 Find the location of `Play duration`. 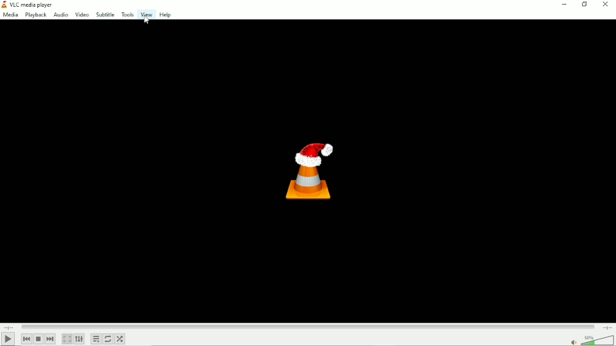

Play duration is located at coordinates (307, 326).